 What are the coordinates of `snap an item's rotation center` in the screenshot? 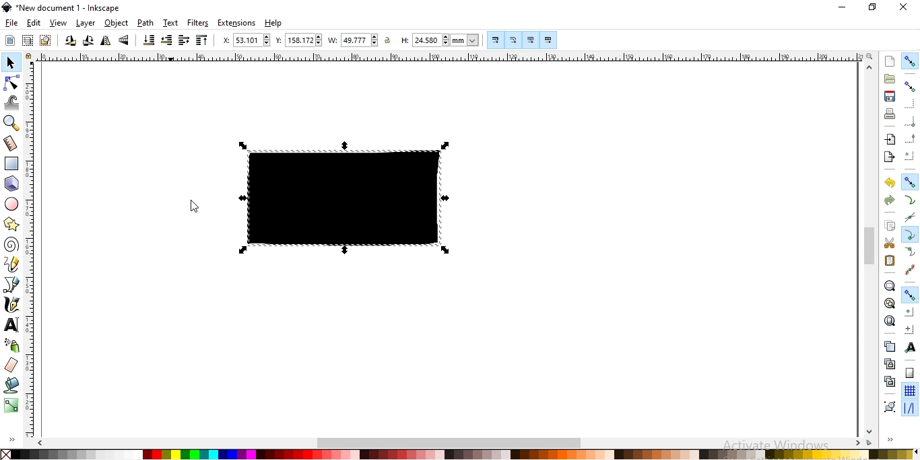 It's located at (909, 329).